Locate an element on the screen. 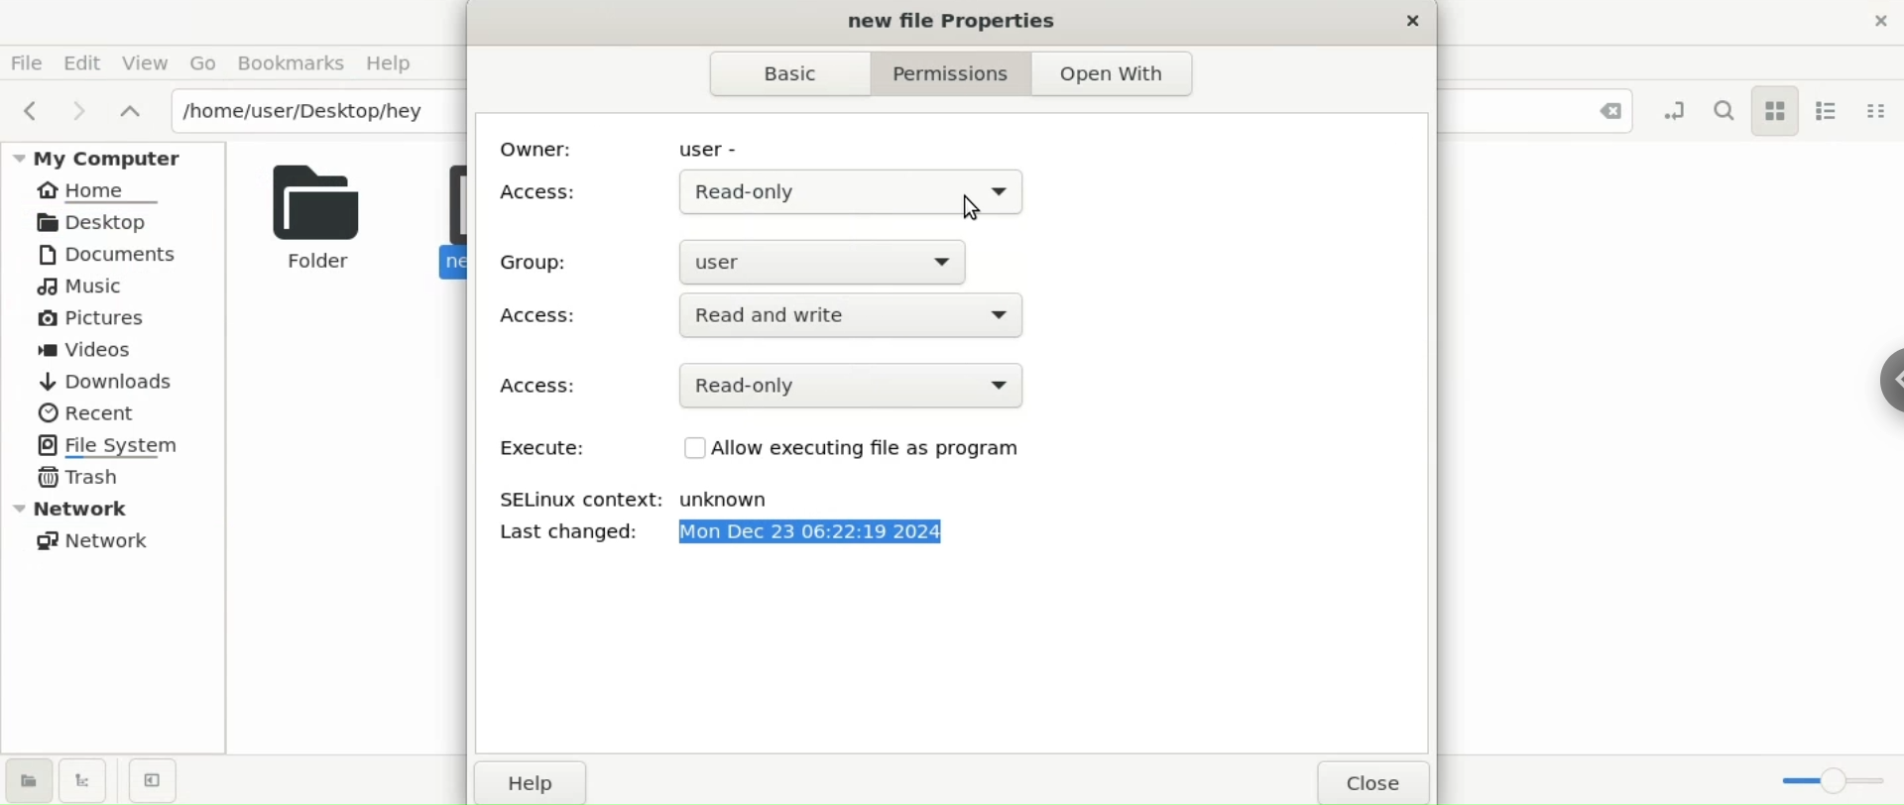  Desktop is located at coordinates (105, 221).